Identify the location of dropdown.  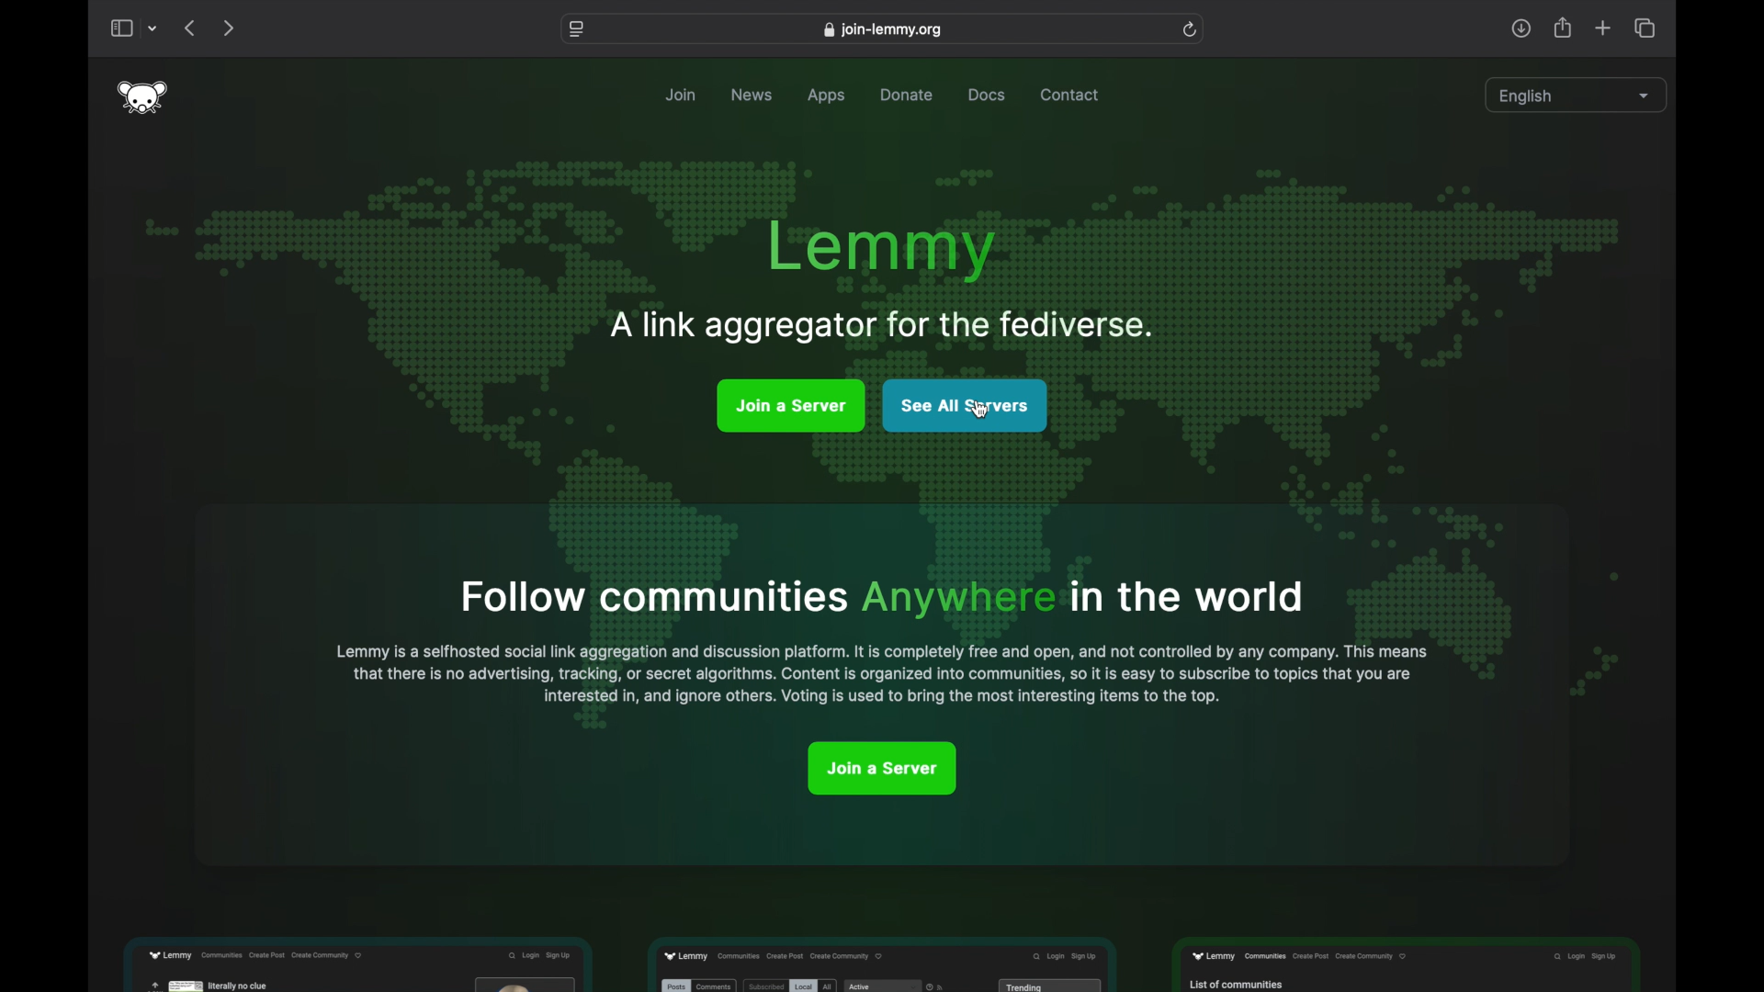
(153, 29).